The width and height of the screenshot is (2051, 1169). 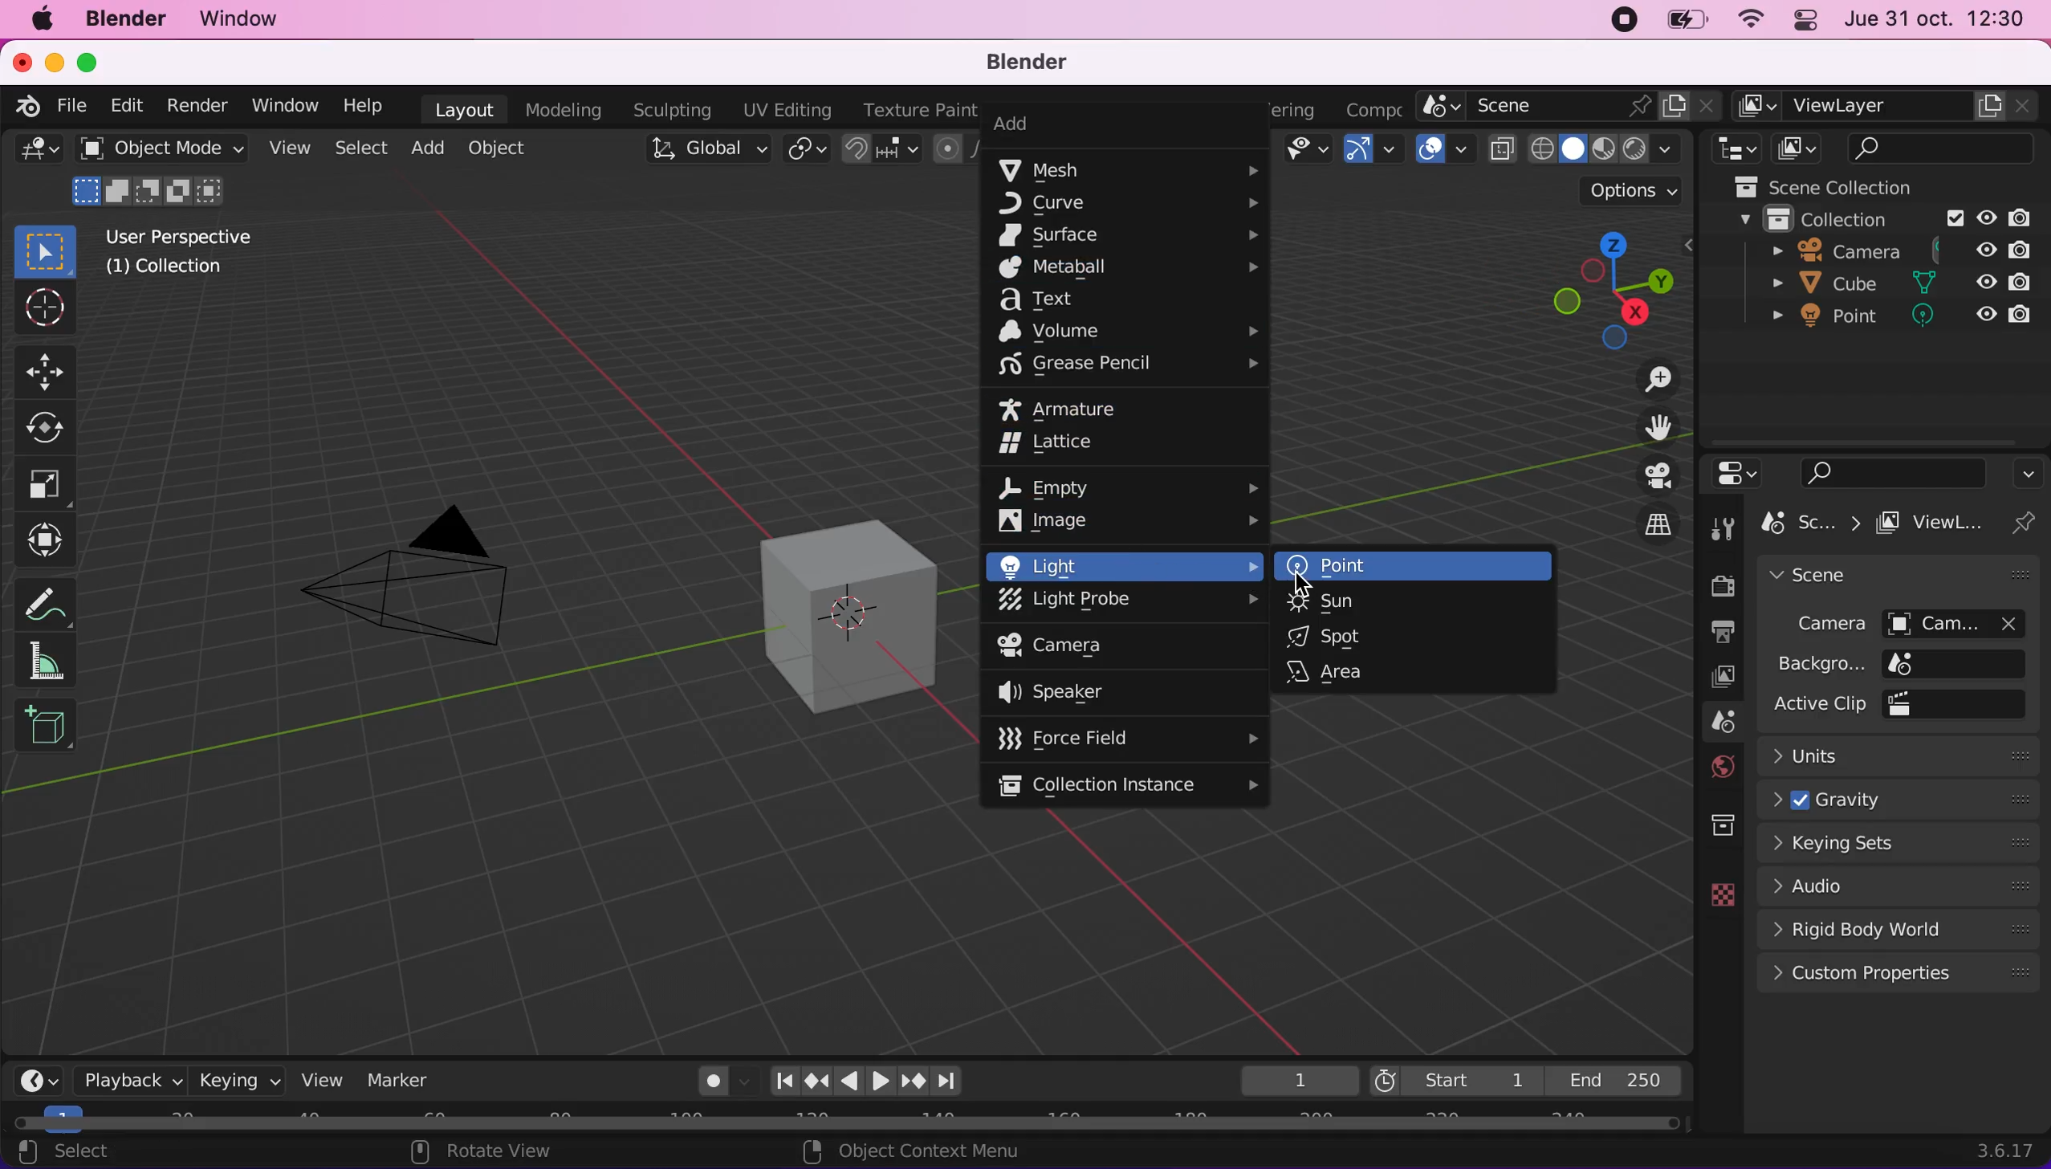 What do you see at coordinates (1091, 693) in the screenshot?
I see `speaker` at bounding box center [1091, 693].